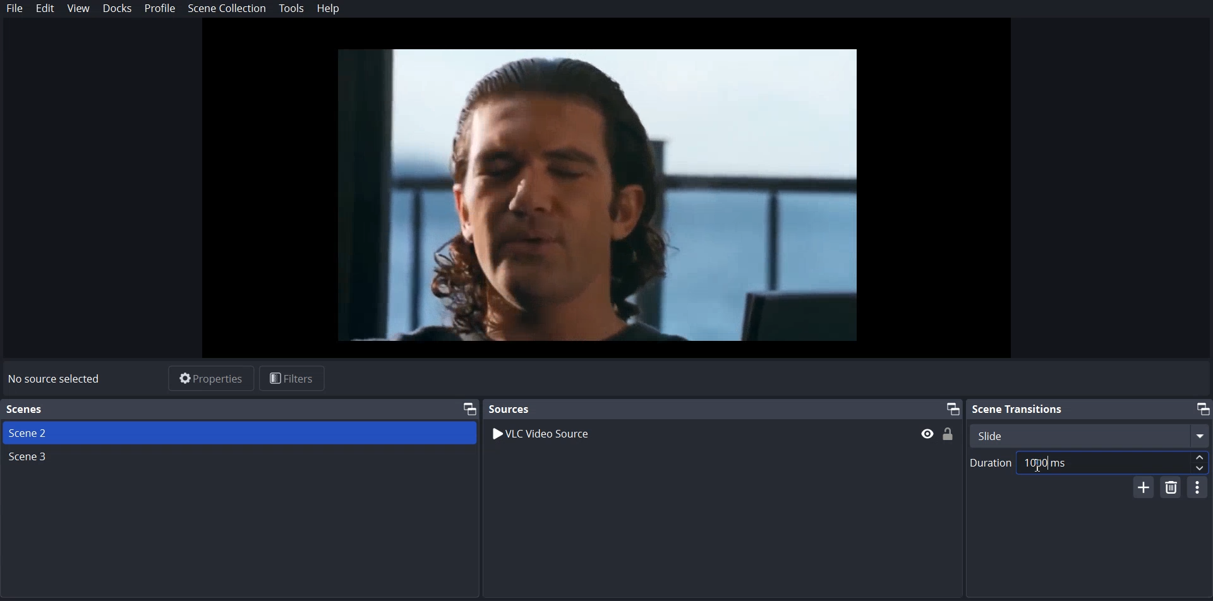 This screenshot has width=1213, height=601. Describe the element at coordinates (327, 9) in the screenshot. I see `Help` at that location.